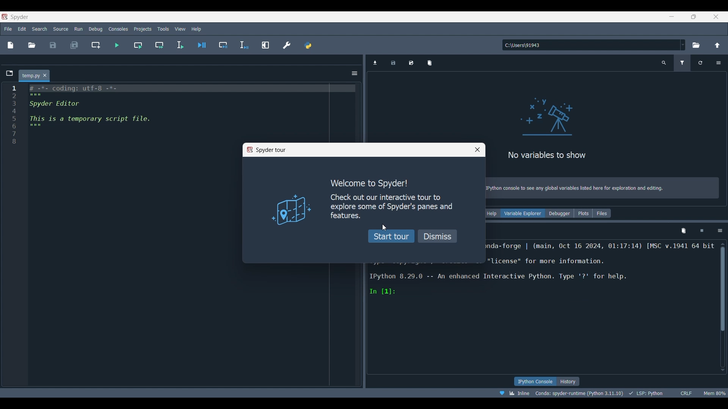  Describe the element at coordinates (201, 45) in the screenshot. I see `Debug file` at that location.